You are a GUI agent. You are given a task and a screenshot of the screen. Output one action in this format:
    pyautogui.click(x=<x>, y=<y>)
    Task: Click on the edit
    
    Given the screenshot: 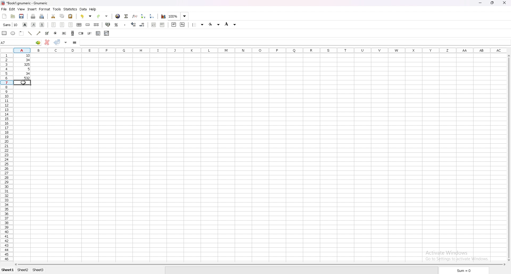 What is the action you would take?
    pyautogui.click(x=12, y=9)
    